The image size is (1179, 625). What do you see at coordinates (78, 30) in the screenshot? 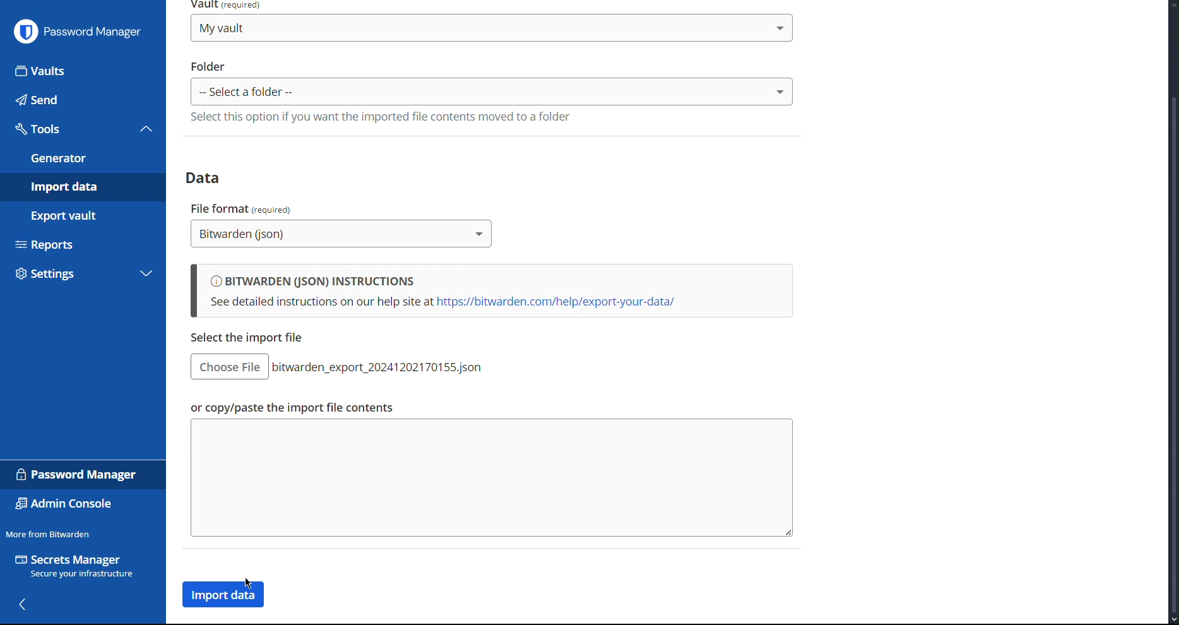
I see `Password Manager` at bounding box center [78, 30].